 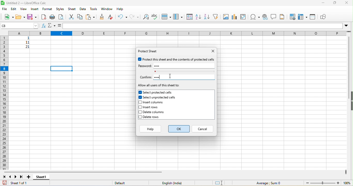 What do you see at coordinates (145, 66) in the screenshot?
I see `password` at bounding box center [145, 66].